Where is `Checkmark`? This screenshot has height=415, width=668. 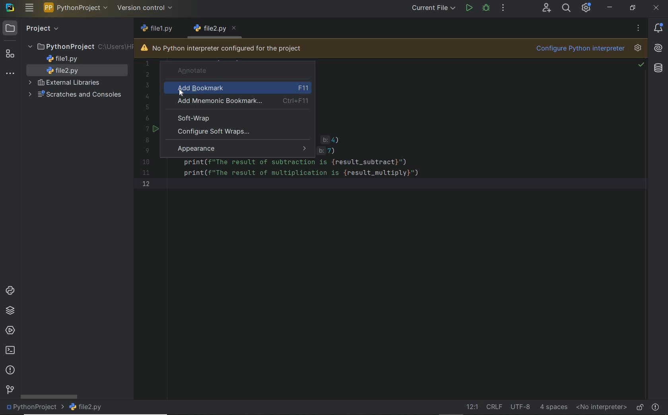 Checkmark is located at coordinates (641, 65).